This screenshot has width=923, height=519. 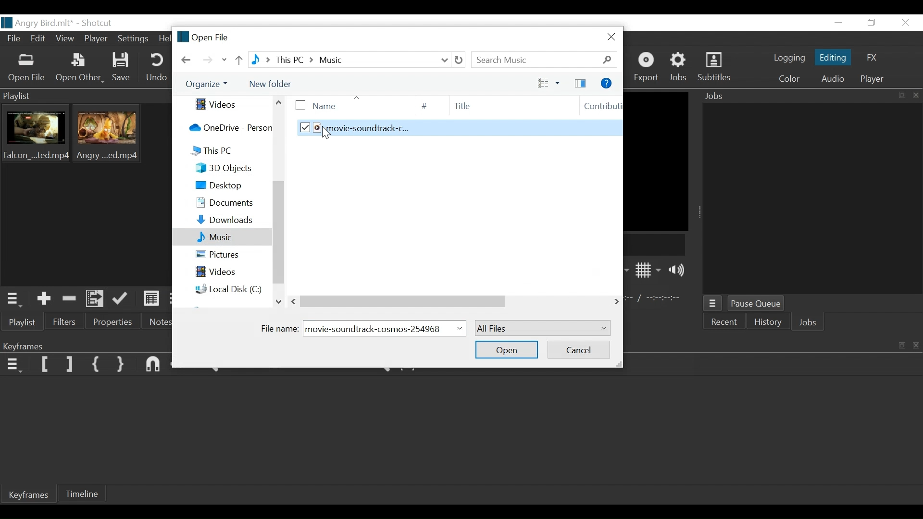 I want to click on History, so click(x=770, y=323).